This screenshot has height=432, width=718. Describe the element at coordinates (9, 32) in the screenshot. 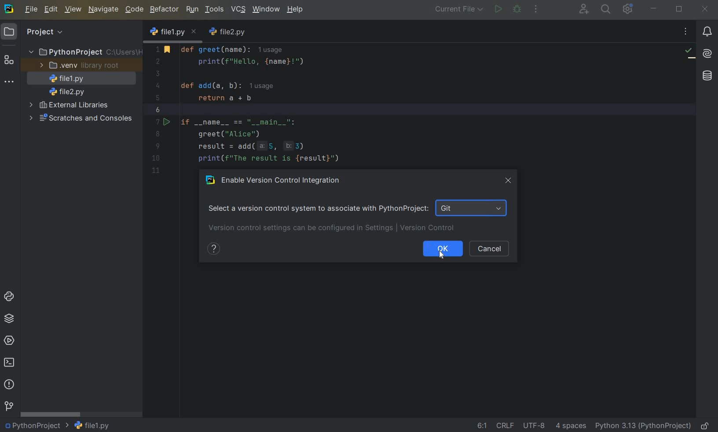

I see `Project icon` at that location.